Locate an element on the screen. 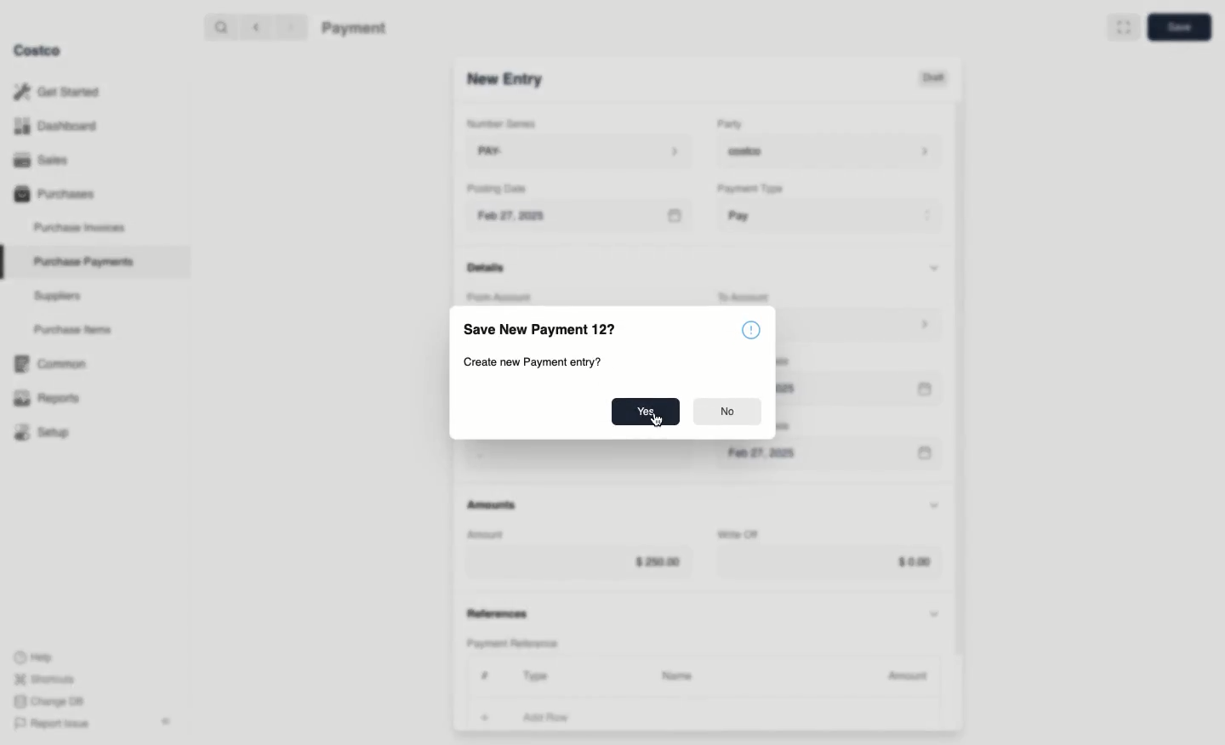 The image size is (1225, 745). ‘Common is located at coordinates (54, 361).